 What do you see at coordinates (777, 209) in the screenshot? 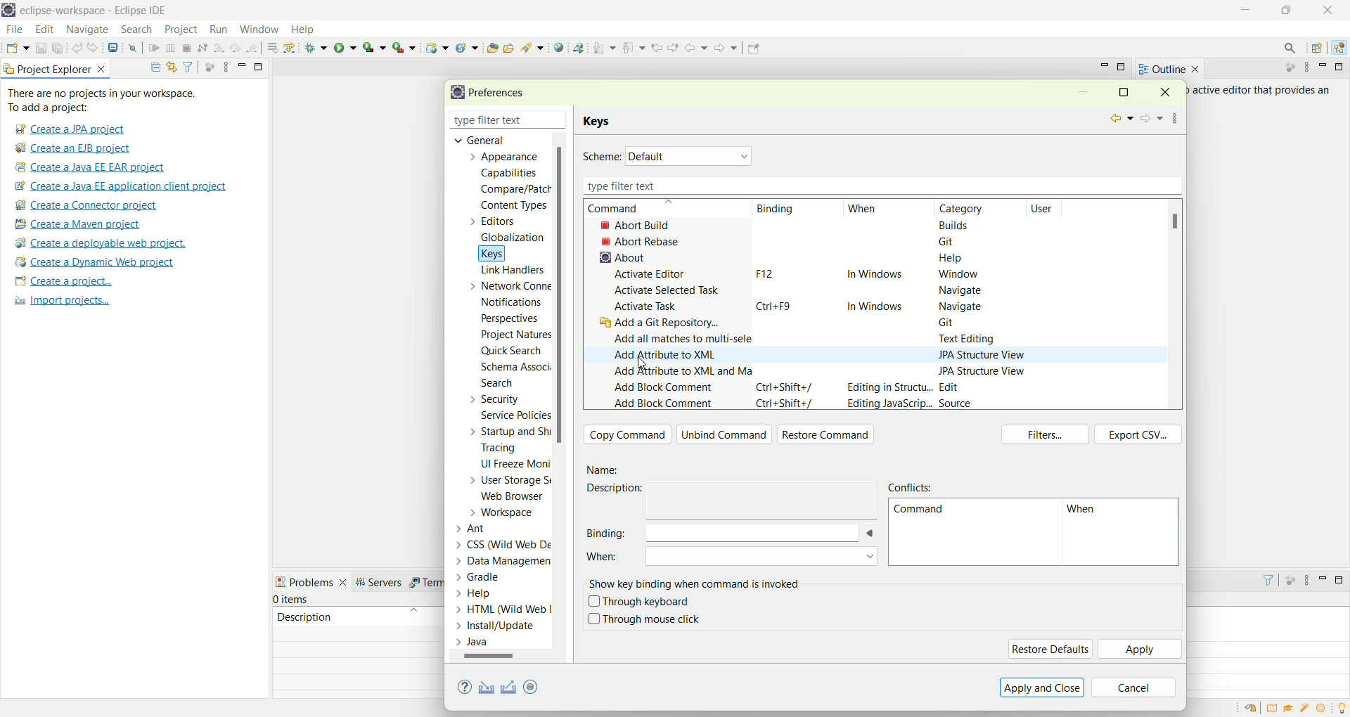
I see `inding` at bounding box center [777, 209].